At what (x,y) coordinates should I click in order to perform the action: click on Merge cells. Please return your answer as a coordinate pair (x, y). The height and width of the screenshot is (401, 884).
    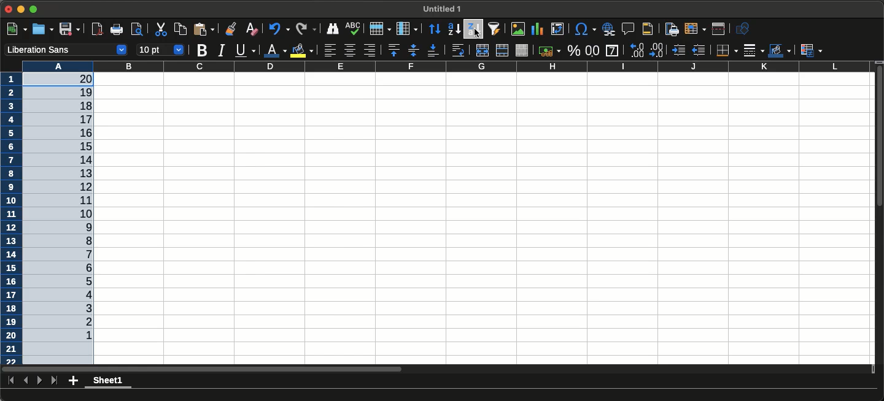
    Looking at the image, I should click on (502, 50).